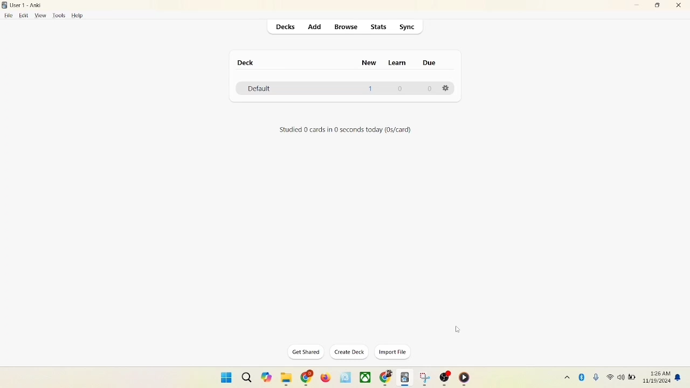 The height and width of the screenshot is (388, 690). What do you see at coordinates (582, 376) in the screenshot?
I see `Bluetooth` at bounding box center [582, 376].